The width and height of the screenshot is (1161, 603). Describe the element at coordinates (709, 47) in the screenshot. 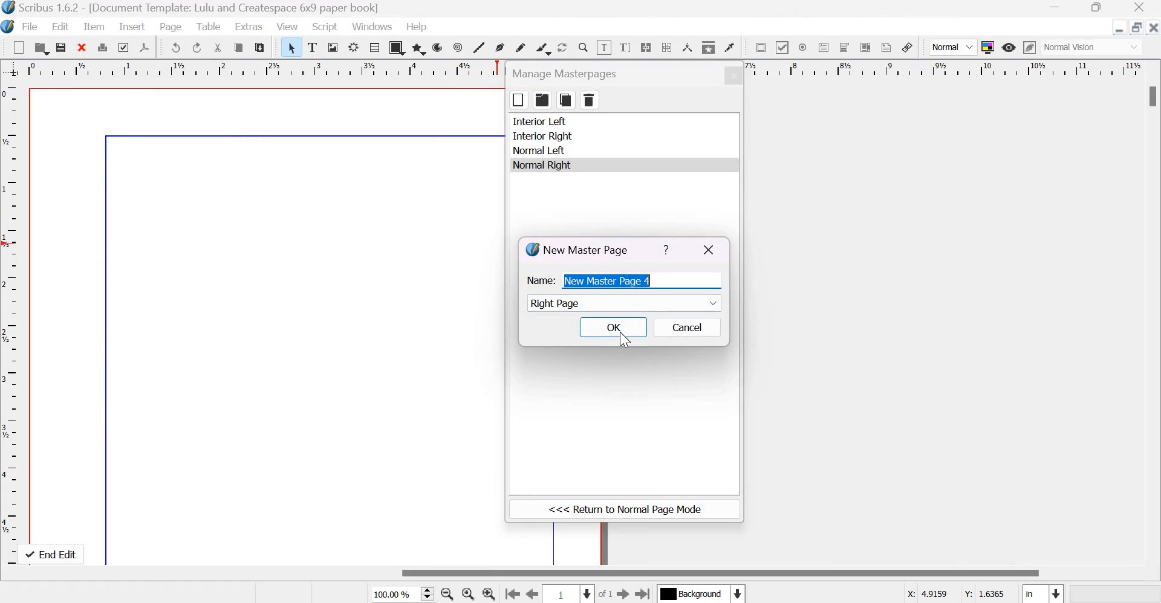

I see `Copy item properties` at that location.